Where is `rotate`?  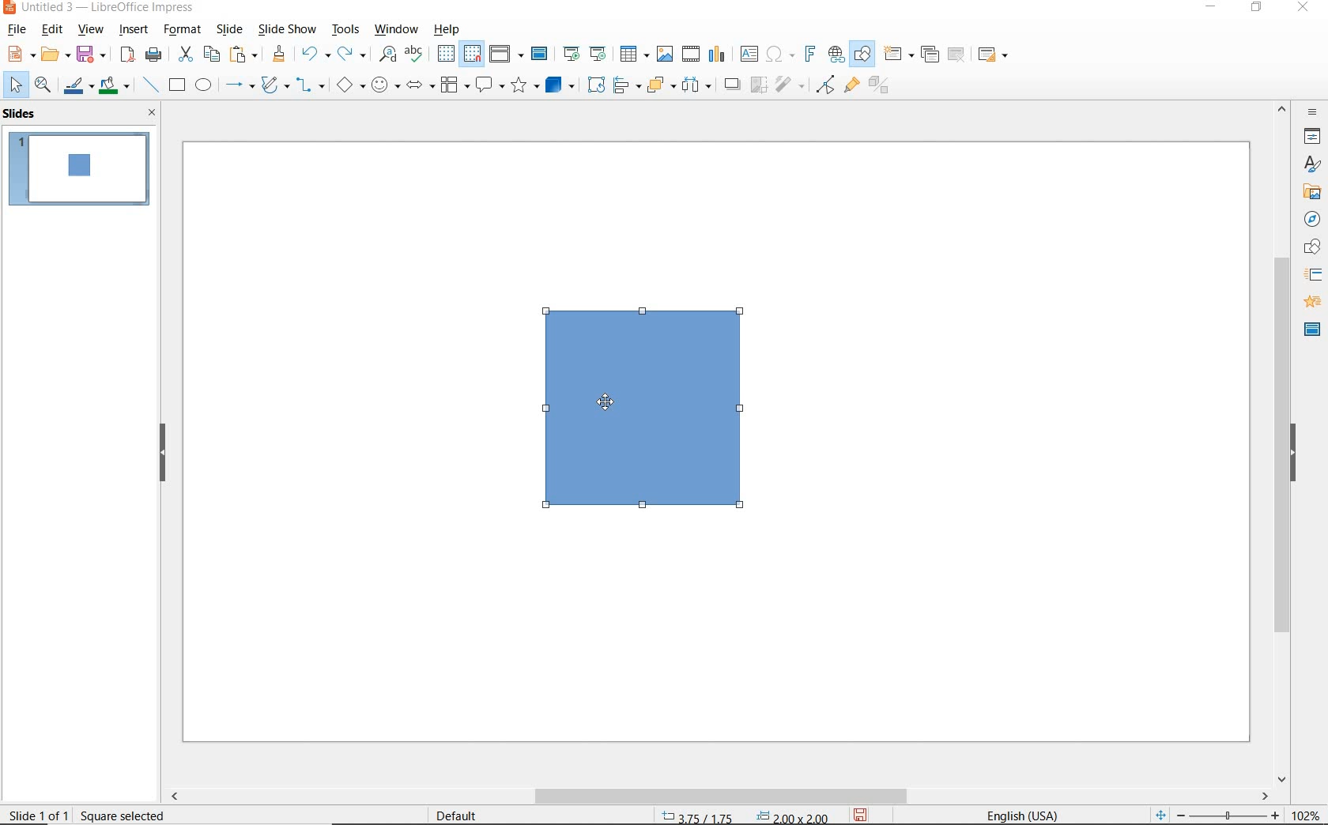
rotate is located at coordinates (595, 85).